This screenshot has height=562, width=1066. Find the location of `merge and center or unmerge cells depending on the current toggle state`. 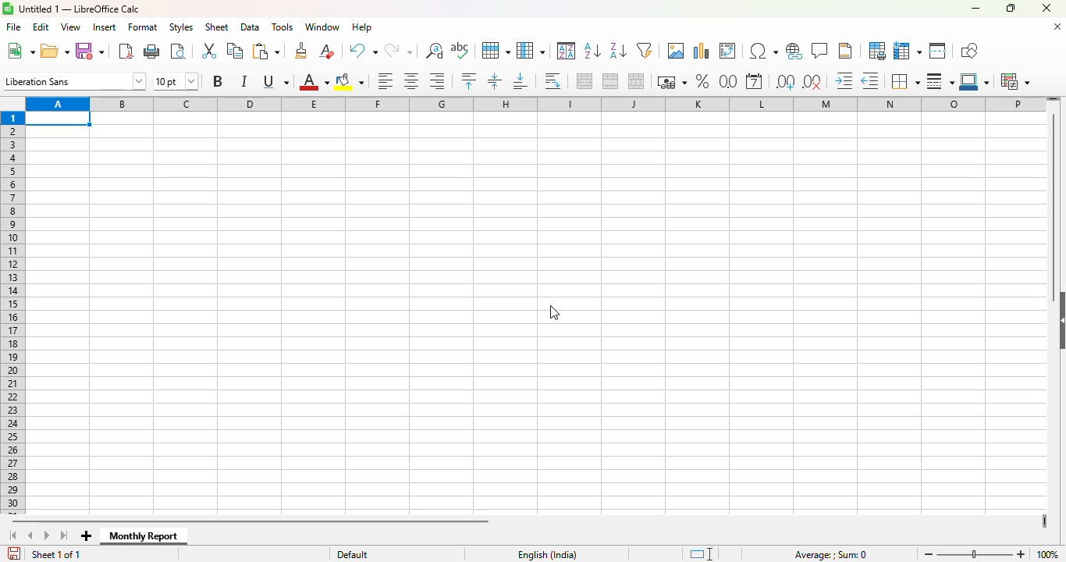

merge and center or unmerge cells depending on the current toggle state is located at coordinates (585, 81).